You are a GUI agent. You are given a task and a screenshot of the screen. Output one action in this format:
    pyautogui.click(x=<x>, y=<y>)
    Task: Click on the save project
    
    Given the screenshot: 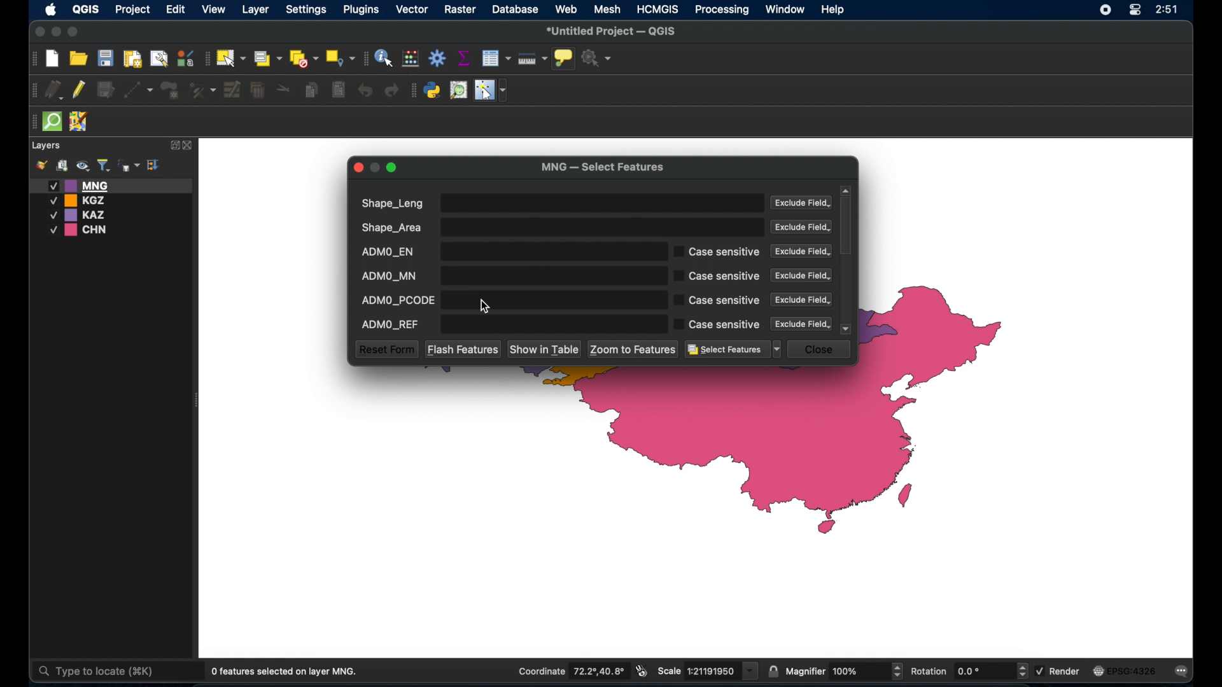 What is the action you would take?
    pyautogui.click(x=105, y=58)
    